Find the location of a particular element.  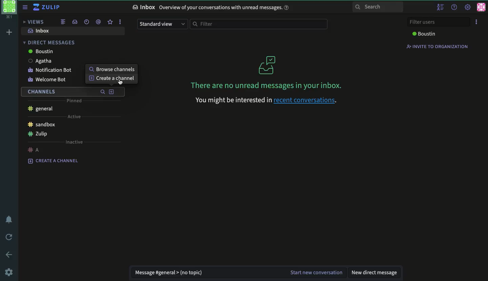

sidebar is located at coordinates (25, 8).